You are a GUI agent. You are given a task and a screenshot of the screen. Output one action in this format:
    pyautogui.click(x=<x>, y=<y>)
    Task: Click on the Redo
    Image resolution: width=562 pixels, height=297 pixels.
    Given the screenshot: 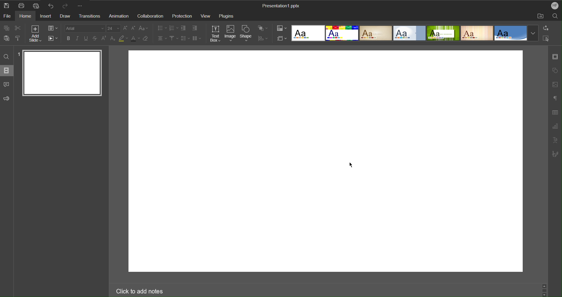 What is the action you would take?
    pyautogui.click(x=66, y=6)
    